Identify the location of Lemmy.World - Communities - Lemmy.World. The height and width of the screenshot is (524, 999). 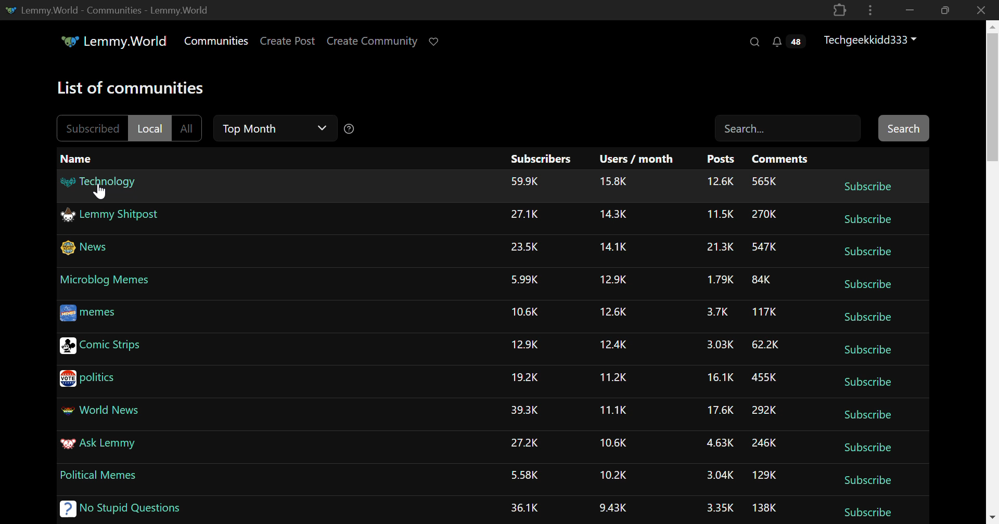
(111, 9).